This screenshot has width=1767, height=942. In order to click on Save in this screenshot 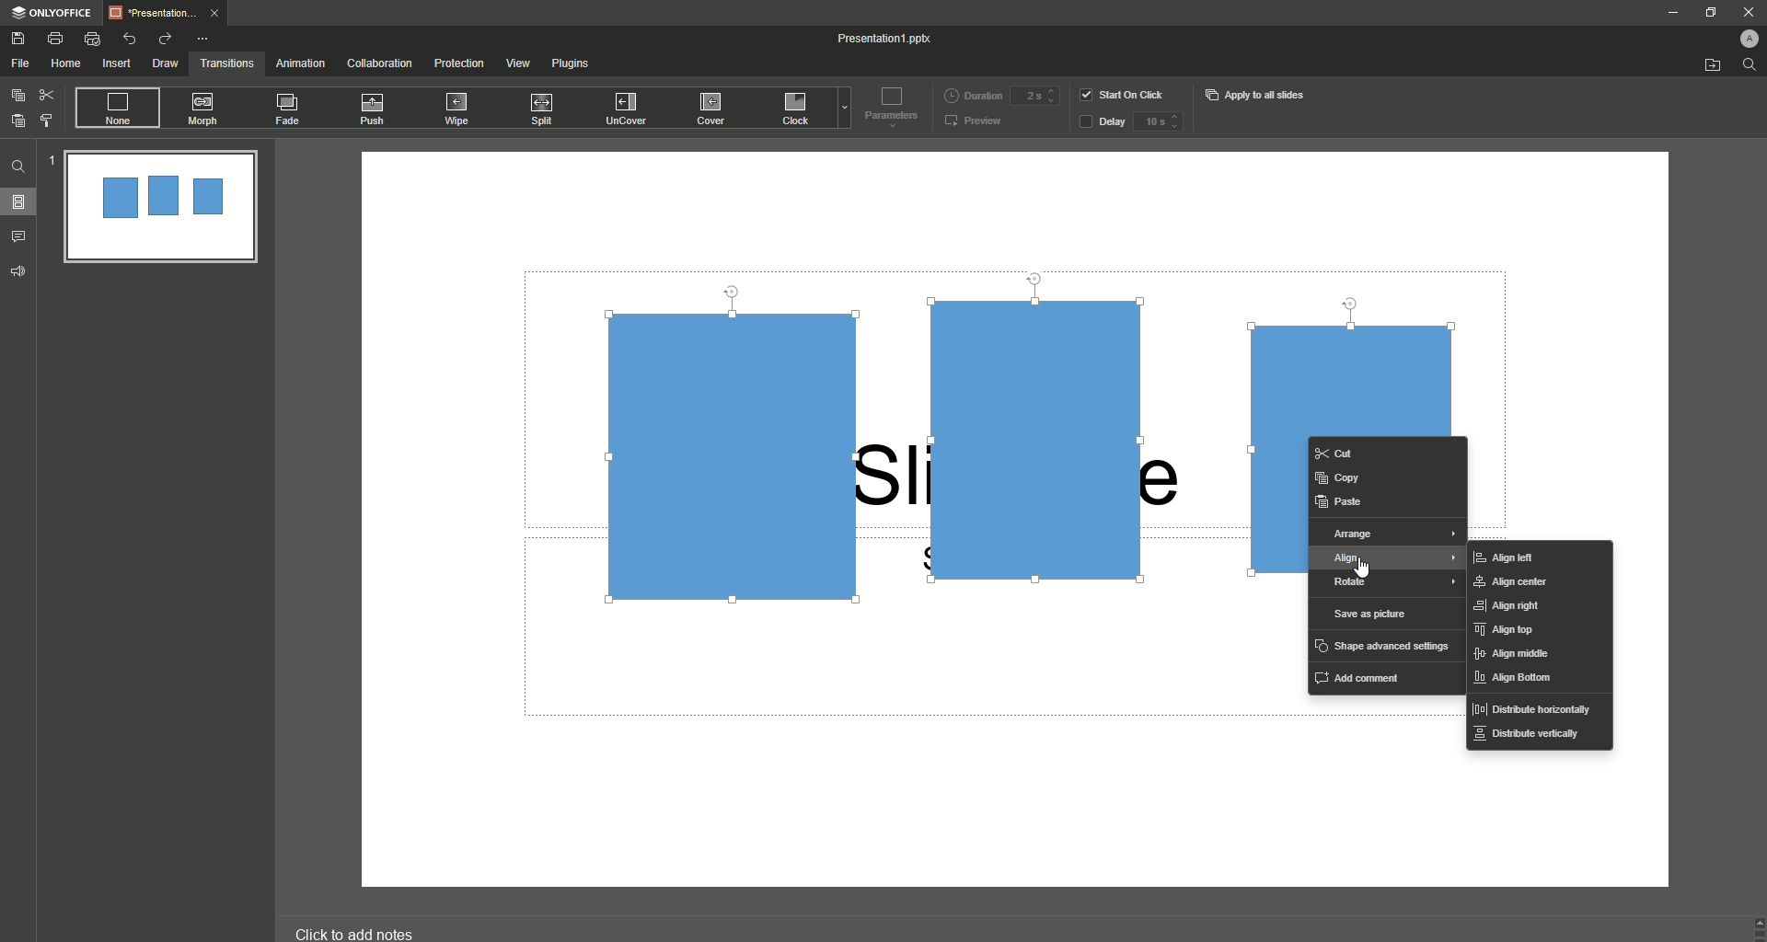, I will do `click(18, 39)`.